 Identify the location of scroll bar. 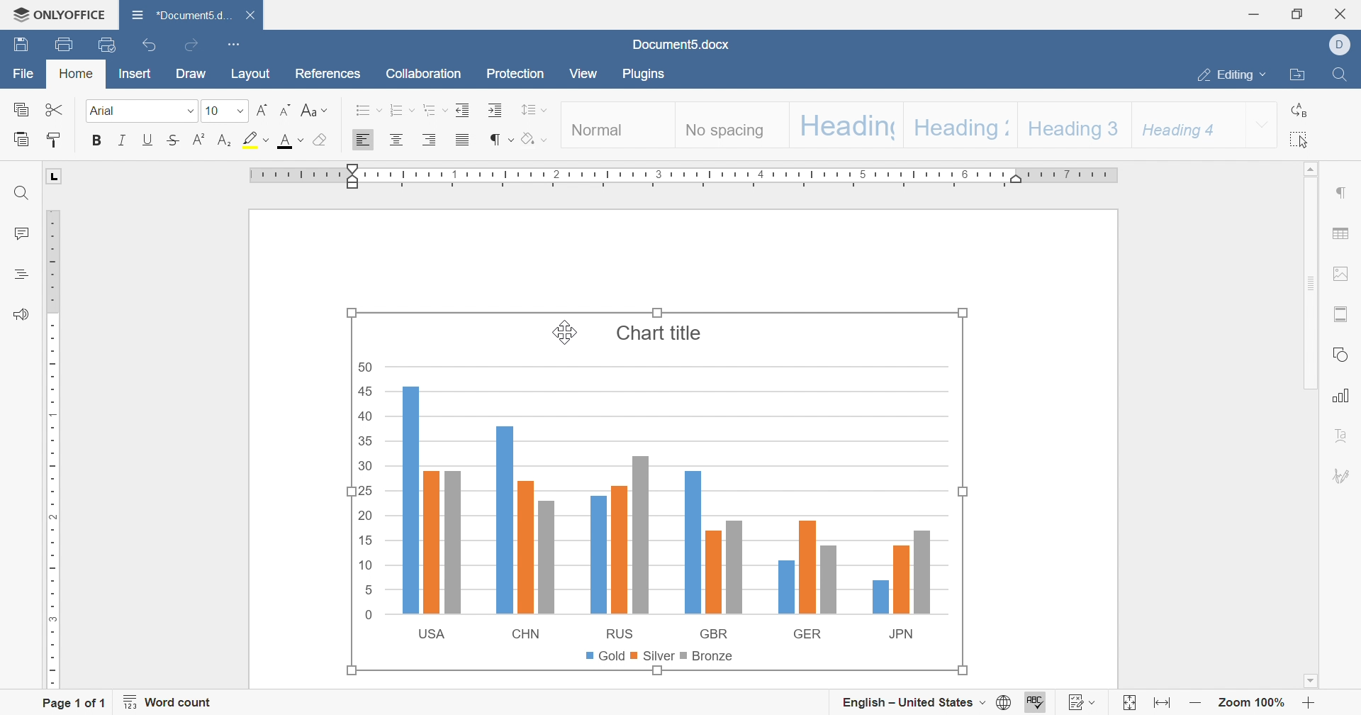
(1309, 277).